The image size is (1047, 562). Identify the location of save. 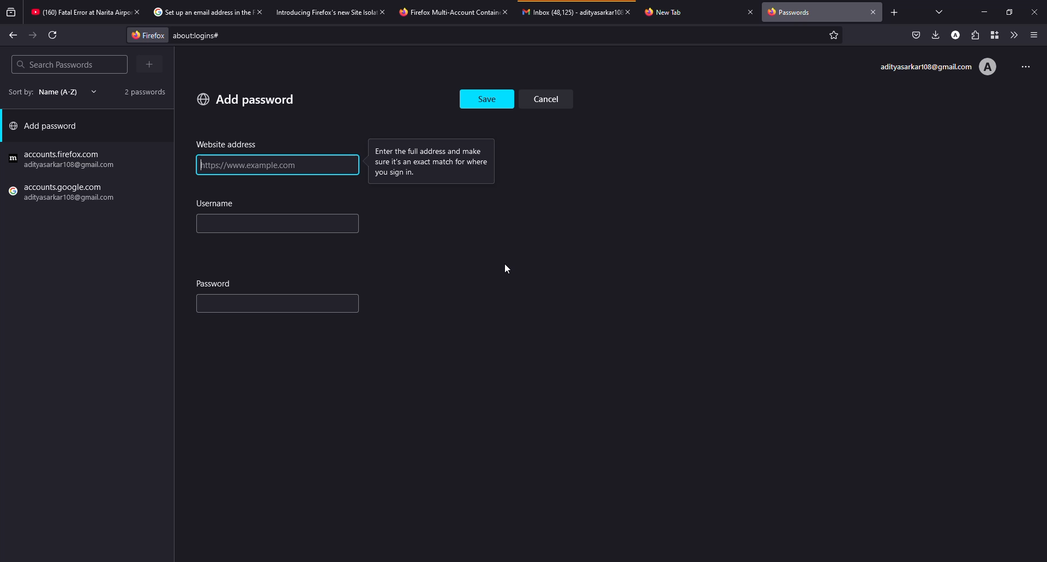
(488, 96).